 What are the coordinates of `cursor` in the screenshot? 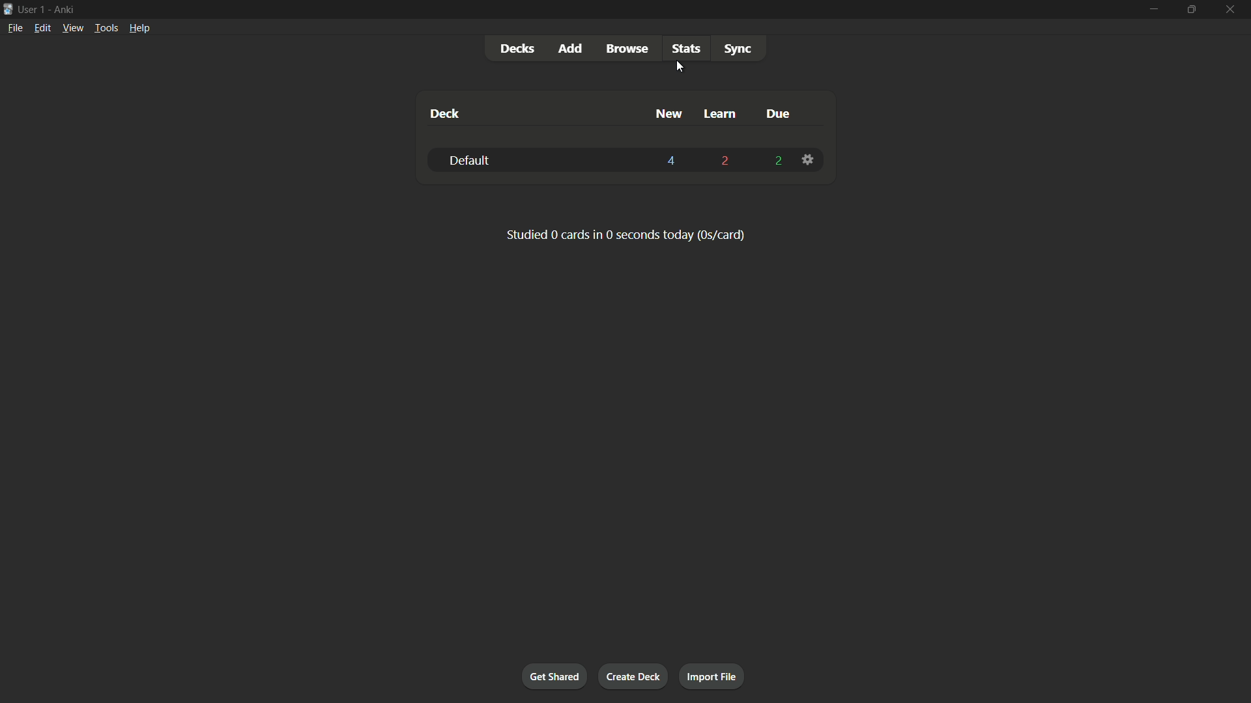 It's located at (680, 68).